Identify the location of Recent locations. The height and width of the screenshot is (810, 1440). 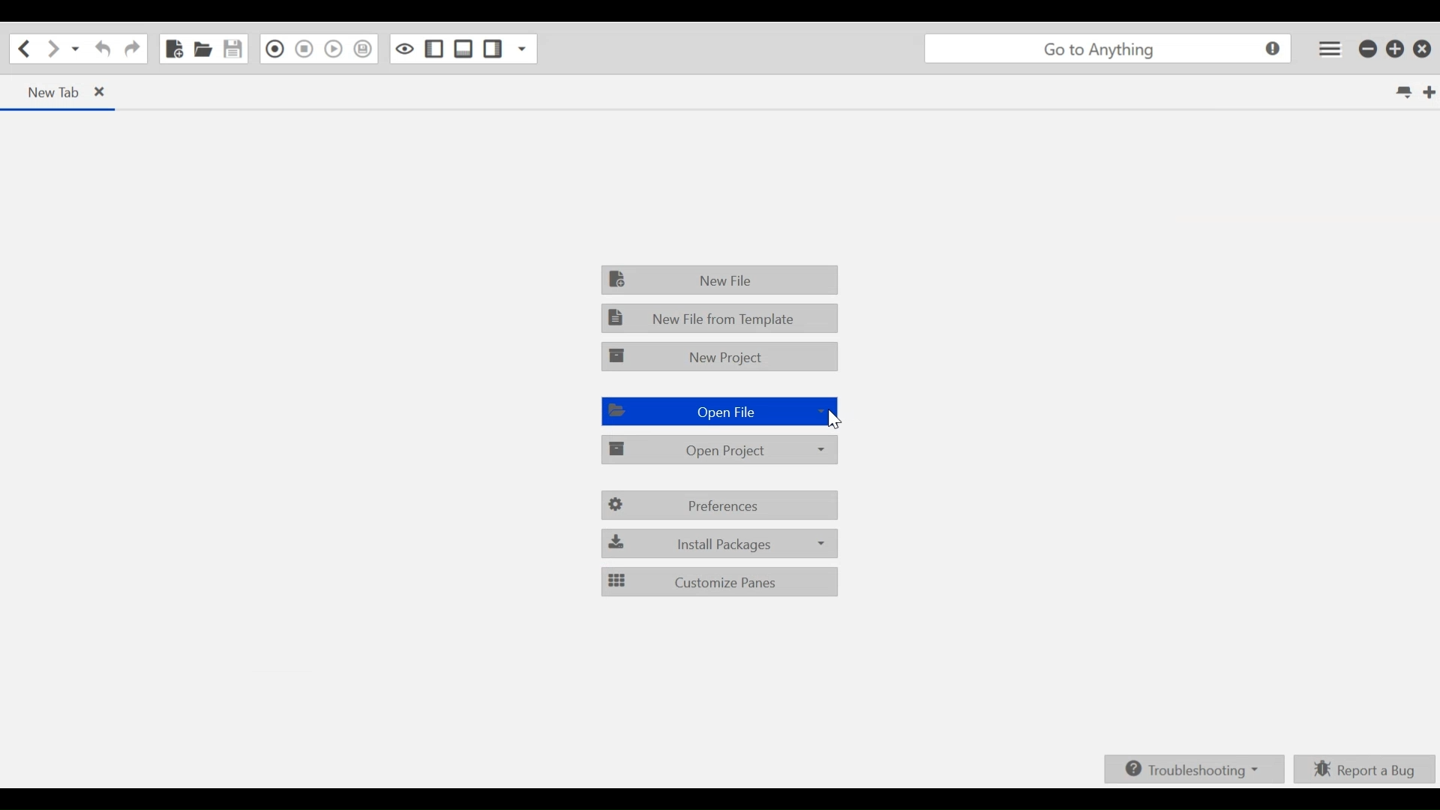
(77, 48).